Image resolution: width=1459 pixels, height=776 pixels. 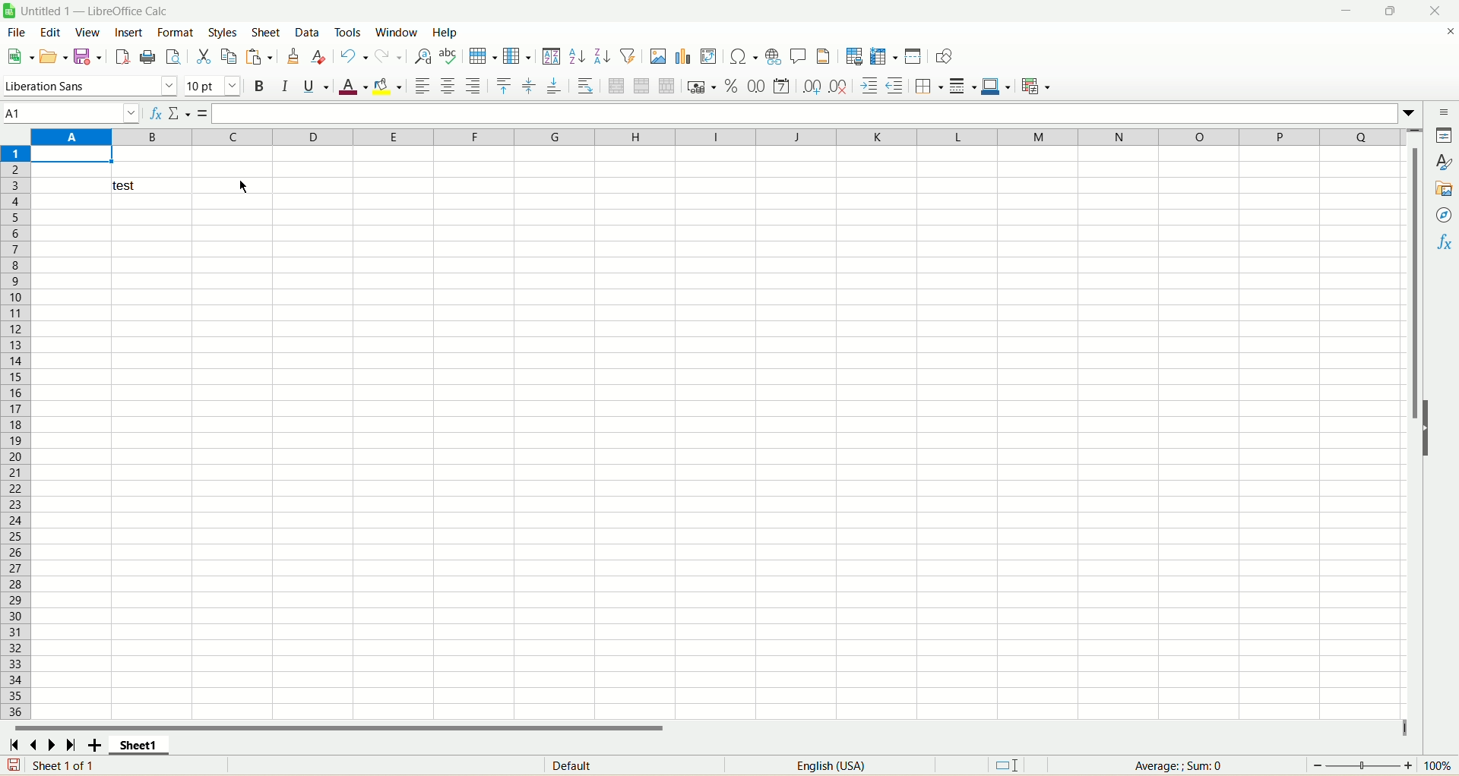 What do you see at coordinates (353, 56) in the screenshot?
I see `undo` at bounding box center [353, 56].